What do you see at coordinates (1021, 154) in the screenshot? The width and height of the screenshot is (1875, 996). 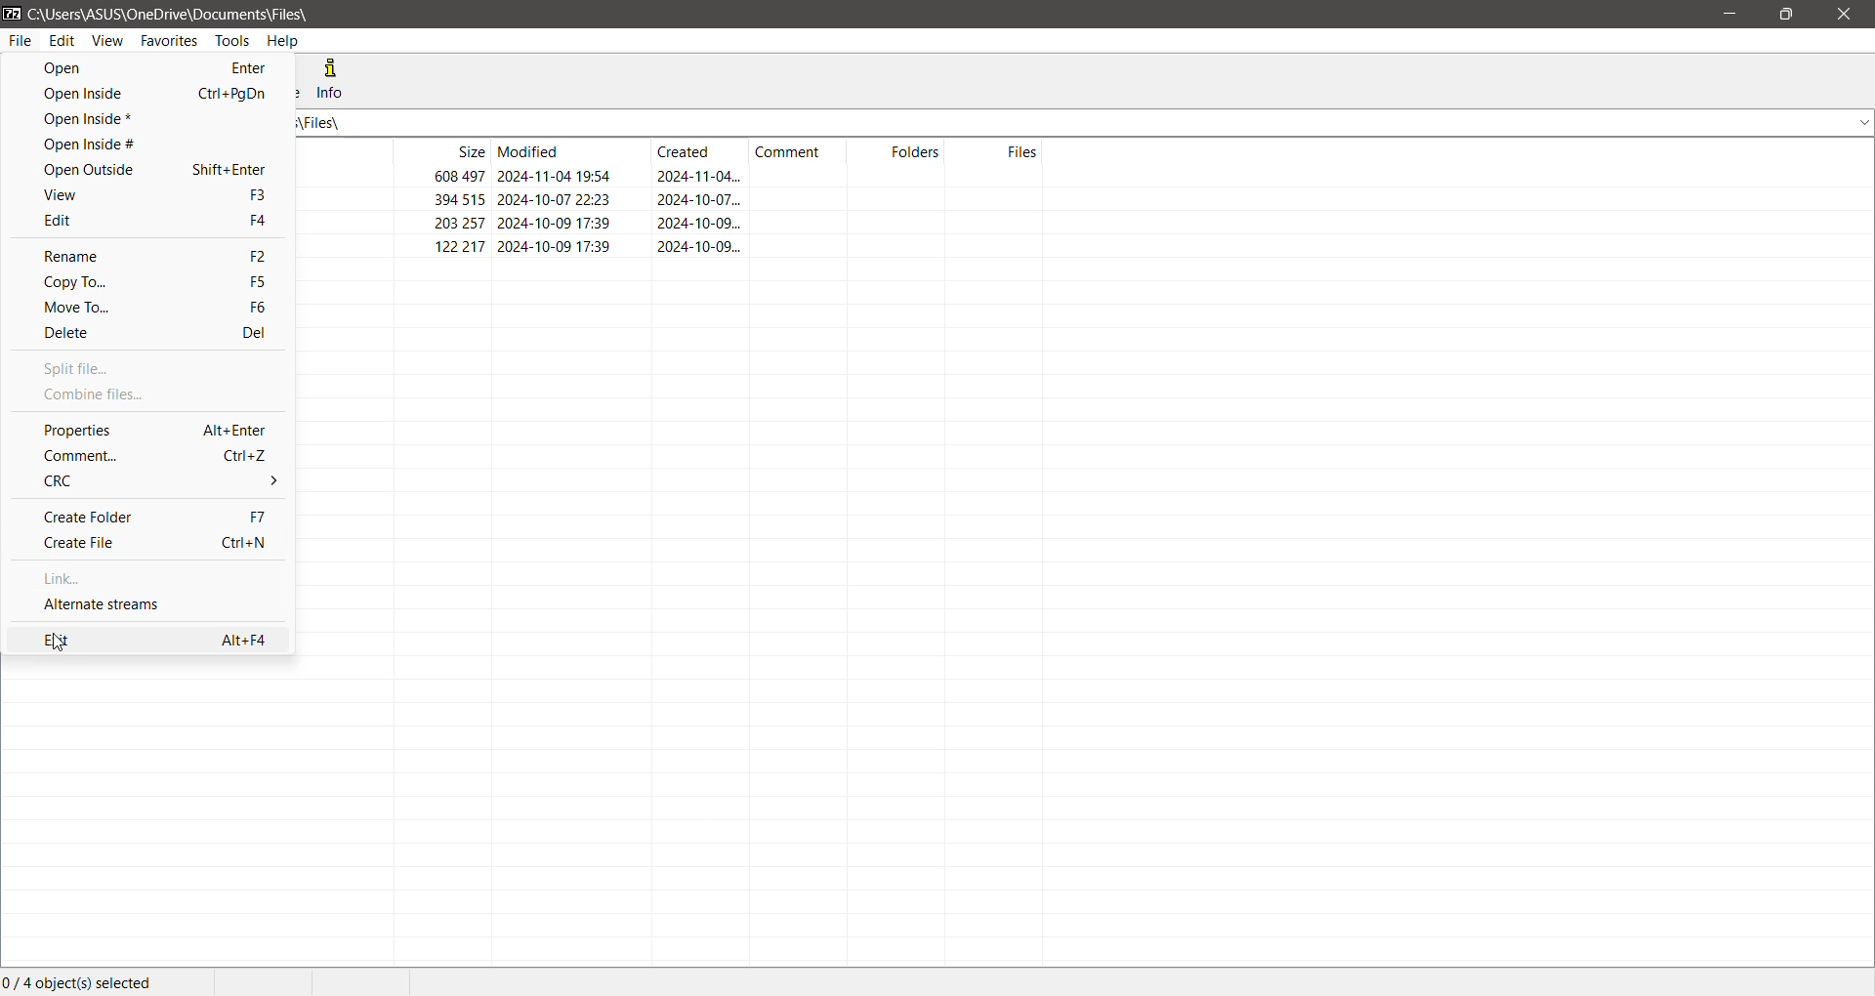 I see `Files` at bounding box center [1021, 154].